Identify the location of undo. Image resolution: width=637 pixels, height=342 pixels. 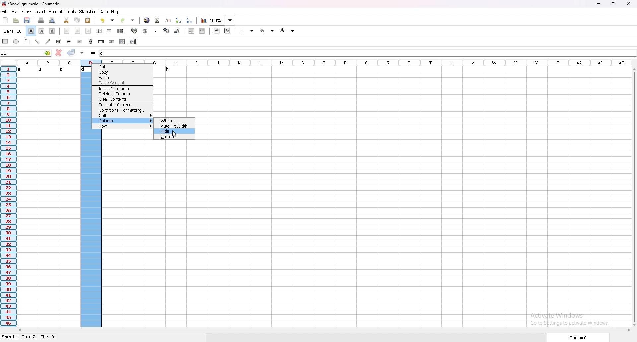
(107, 20).